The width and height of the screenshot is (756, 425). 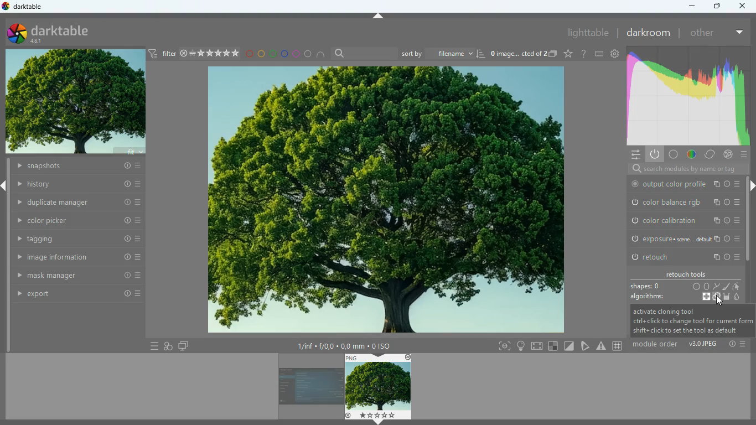 I want to click on copy, so click(x=552, y=54).